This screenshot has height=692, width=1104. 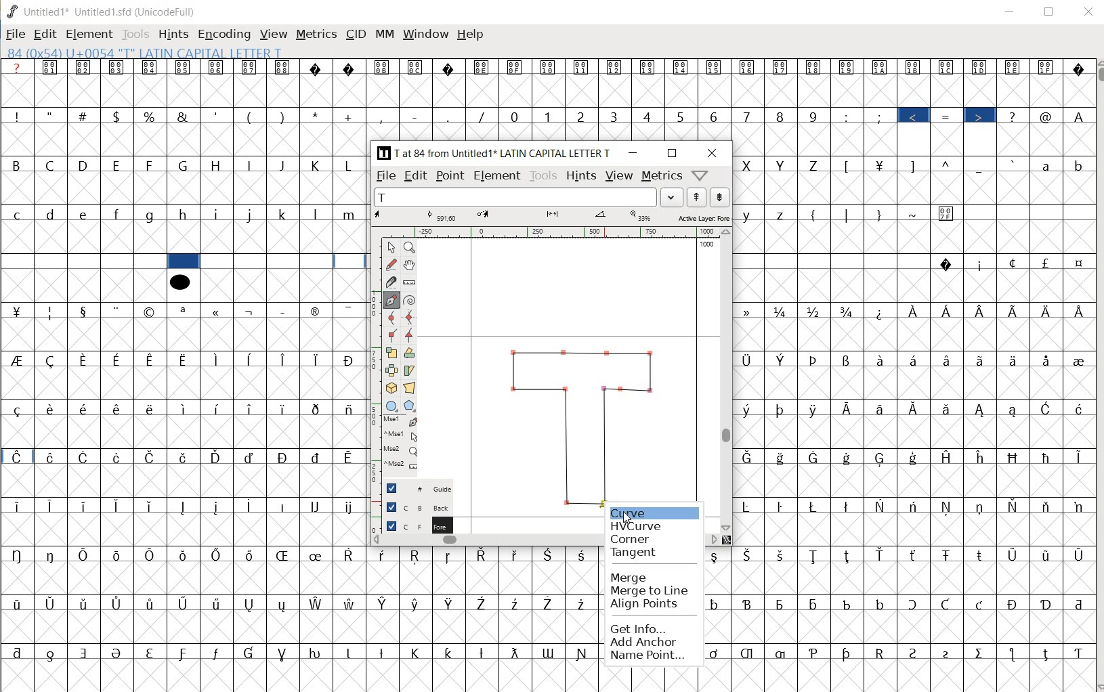 I want to click on Symbol, so click(x=1076, y=653).